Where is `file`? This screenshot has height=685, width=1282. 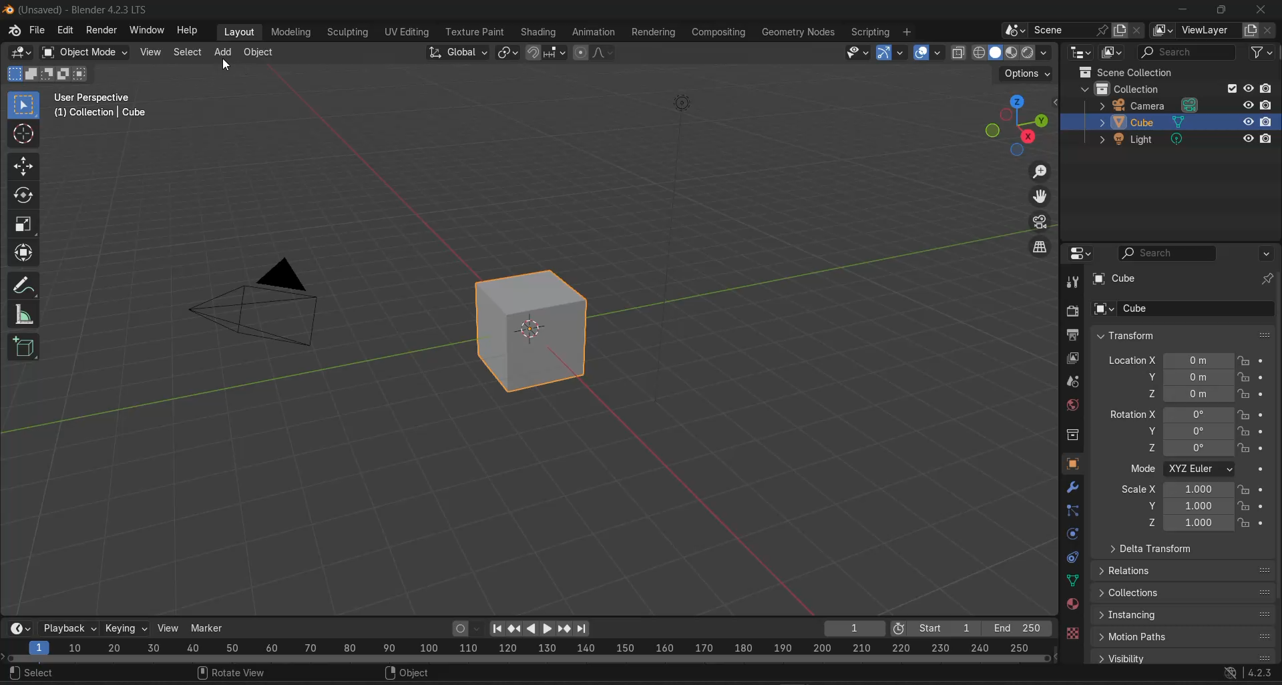
file is located at coordinates (38, 30).